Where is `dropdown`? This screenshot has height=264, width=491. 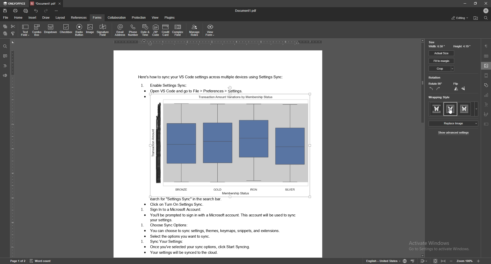 dropdown is located at coordinates (51, 30).